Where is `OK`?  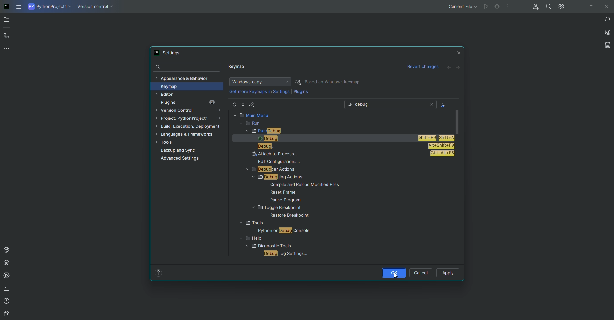
OK is located at coordinates (393, 272).